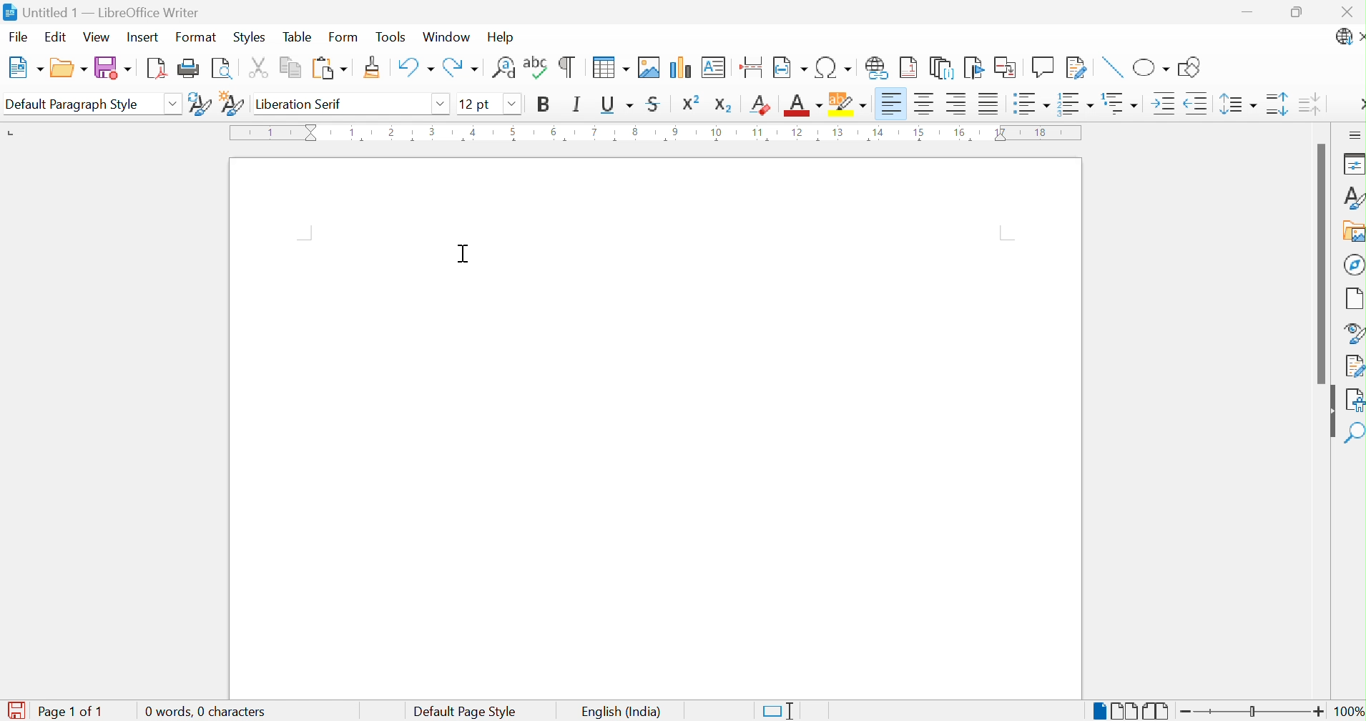 The image size is (1366, 721). I want to click on 0 words, 0 characters, so click(205, 712).